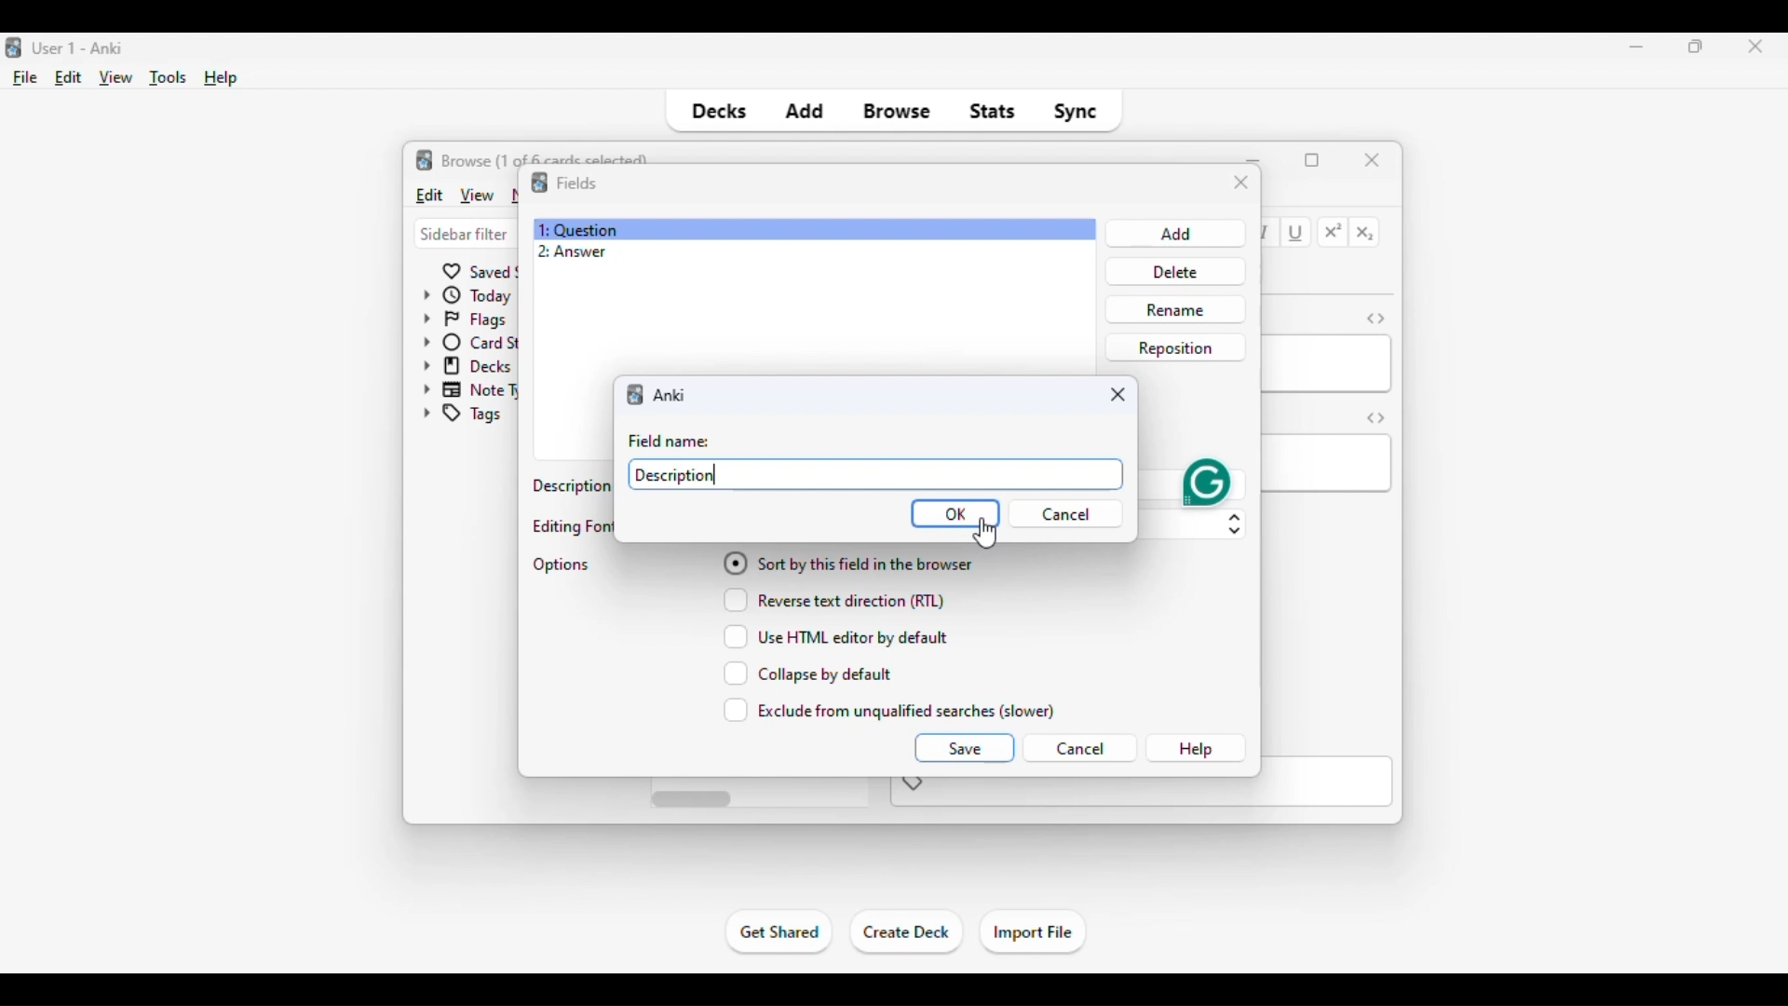  What do you see at coordinates (425, 159) in the screenshot?
I see `logo` at bounding box center [425, 159].